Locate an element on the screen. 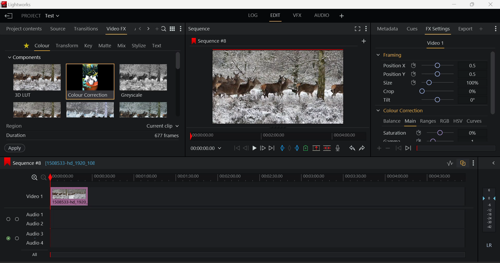  Remove all marks is located at coordinates (289, 148).